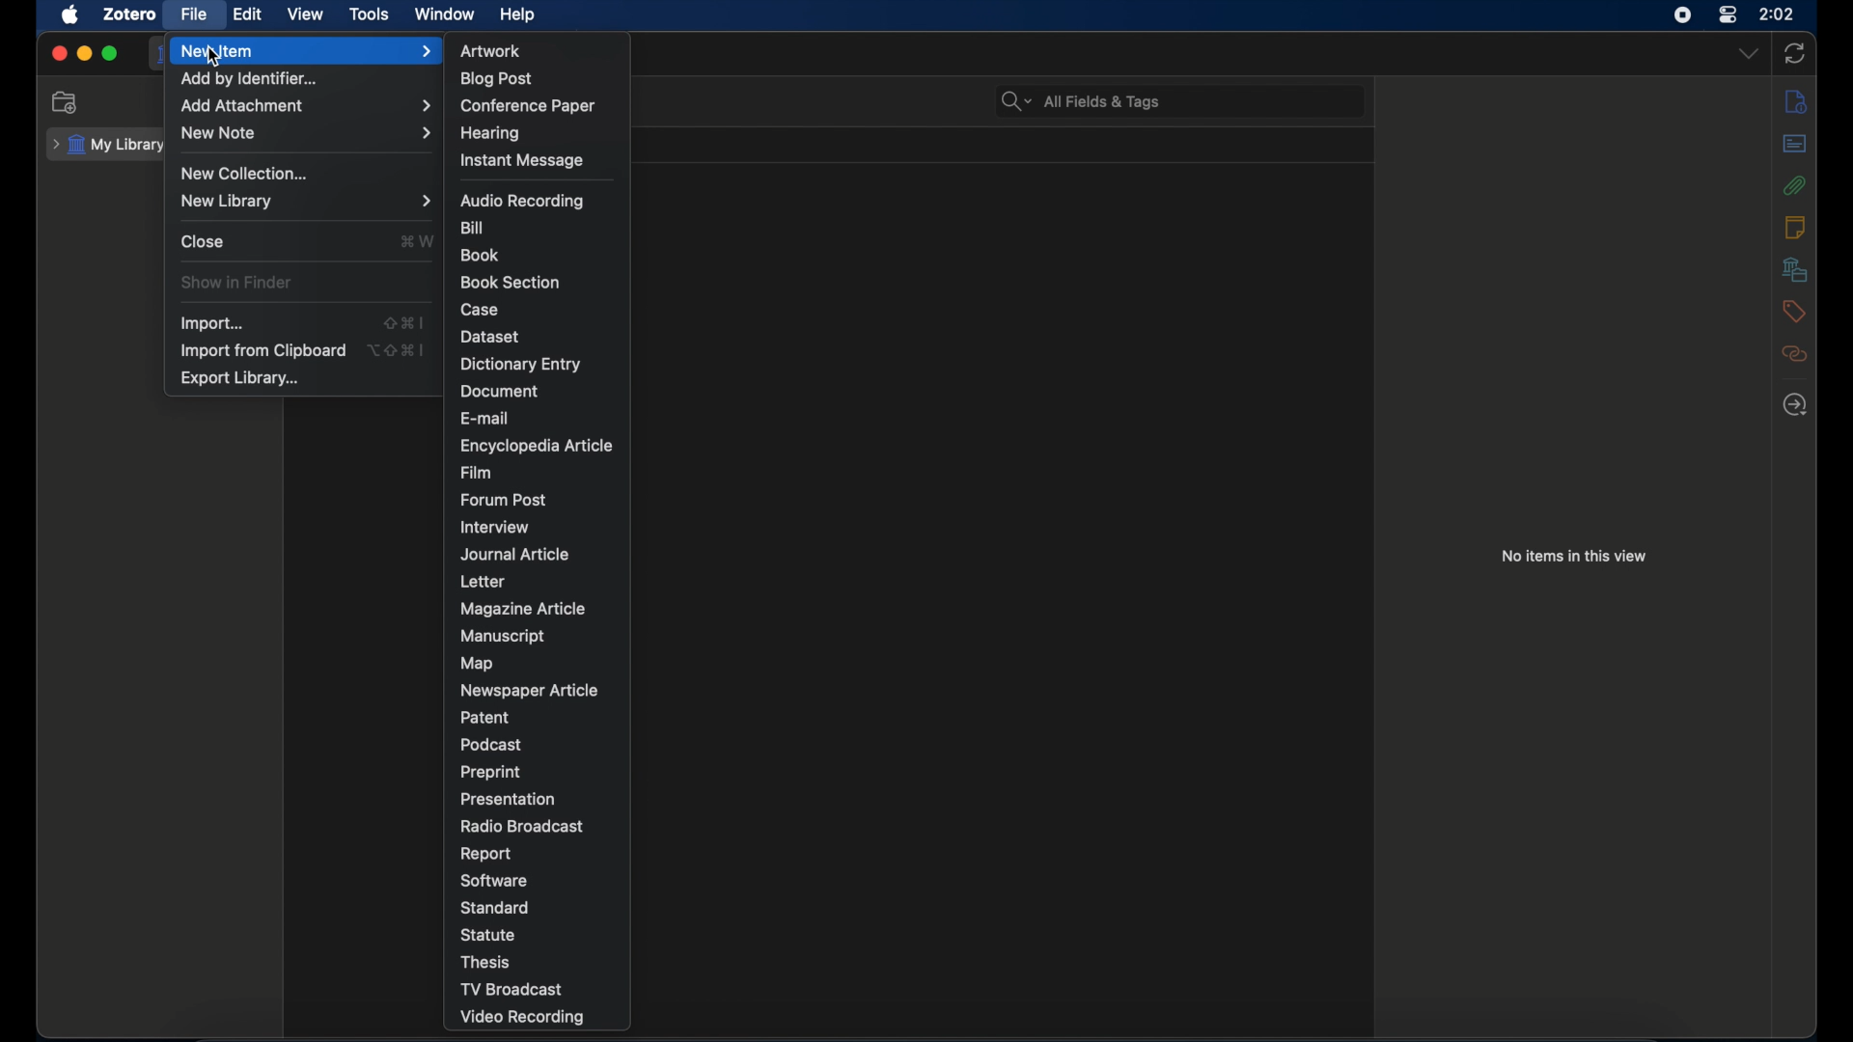  What do you see at coordinates (249, 14) in the screenshot?
I see `edit` at bounding box center [249, 14].